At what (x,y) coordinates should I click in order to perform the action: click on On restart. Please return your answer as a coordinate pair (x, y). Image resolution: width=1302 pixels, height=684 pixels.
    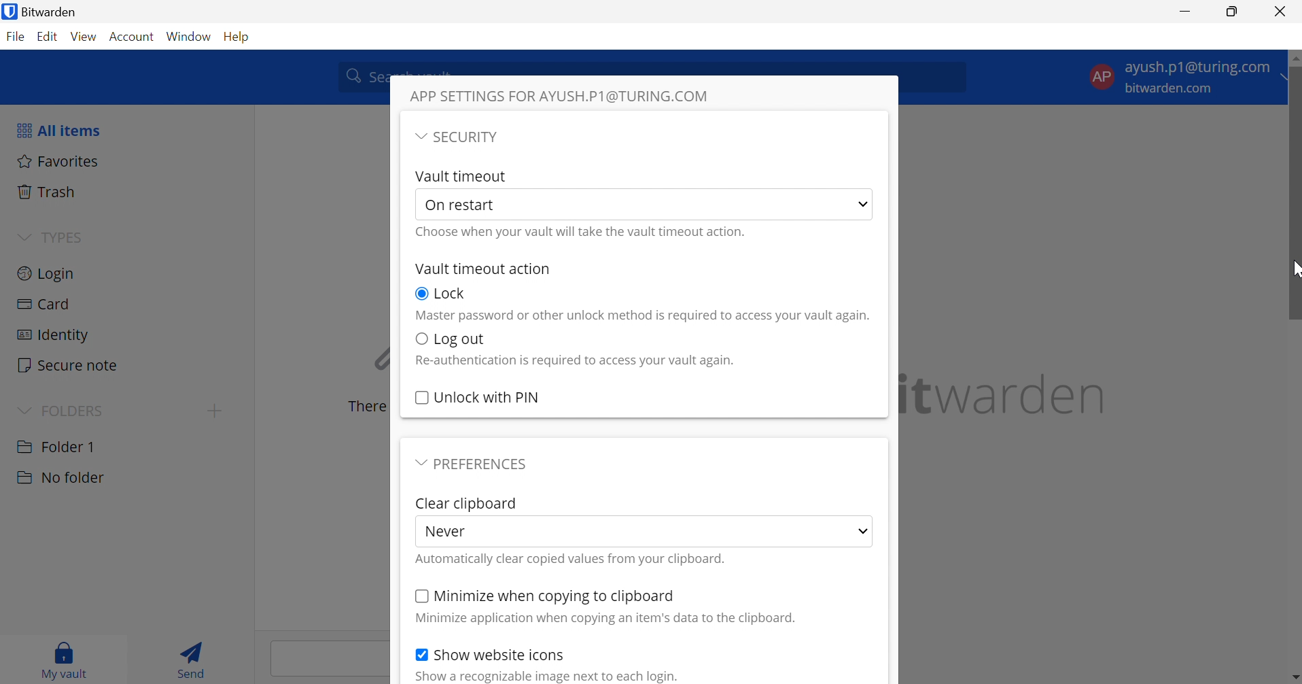
    Looking at the image, I should click on (463, 204).